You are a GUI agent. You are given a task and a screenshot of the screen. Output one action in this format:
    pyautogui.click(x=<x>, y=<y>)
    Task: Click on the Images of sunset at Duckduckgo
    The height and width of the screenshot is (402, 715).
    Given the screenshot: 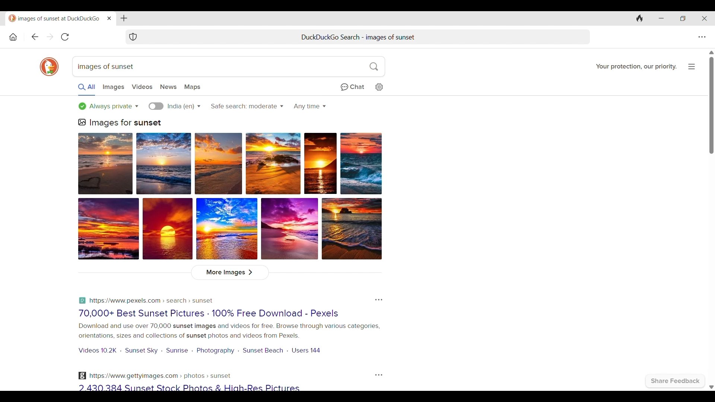 What is the action you would take?
    pyautogui.click(x=54, y=19)
    